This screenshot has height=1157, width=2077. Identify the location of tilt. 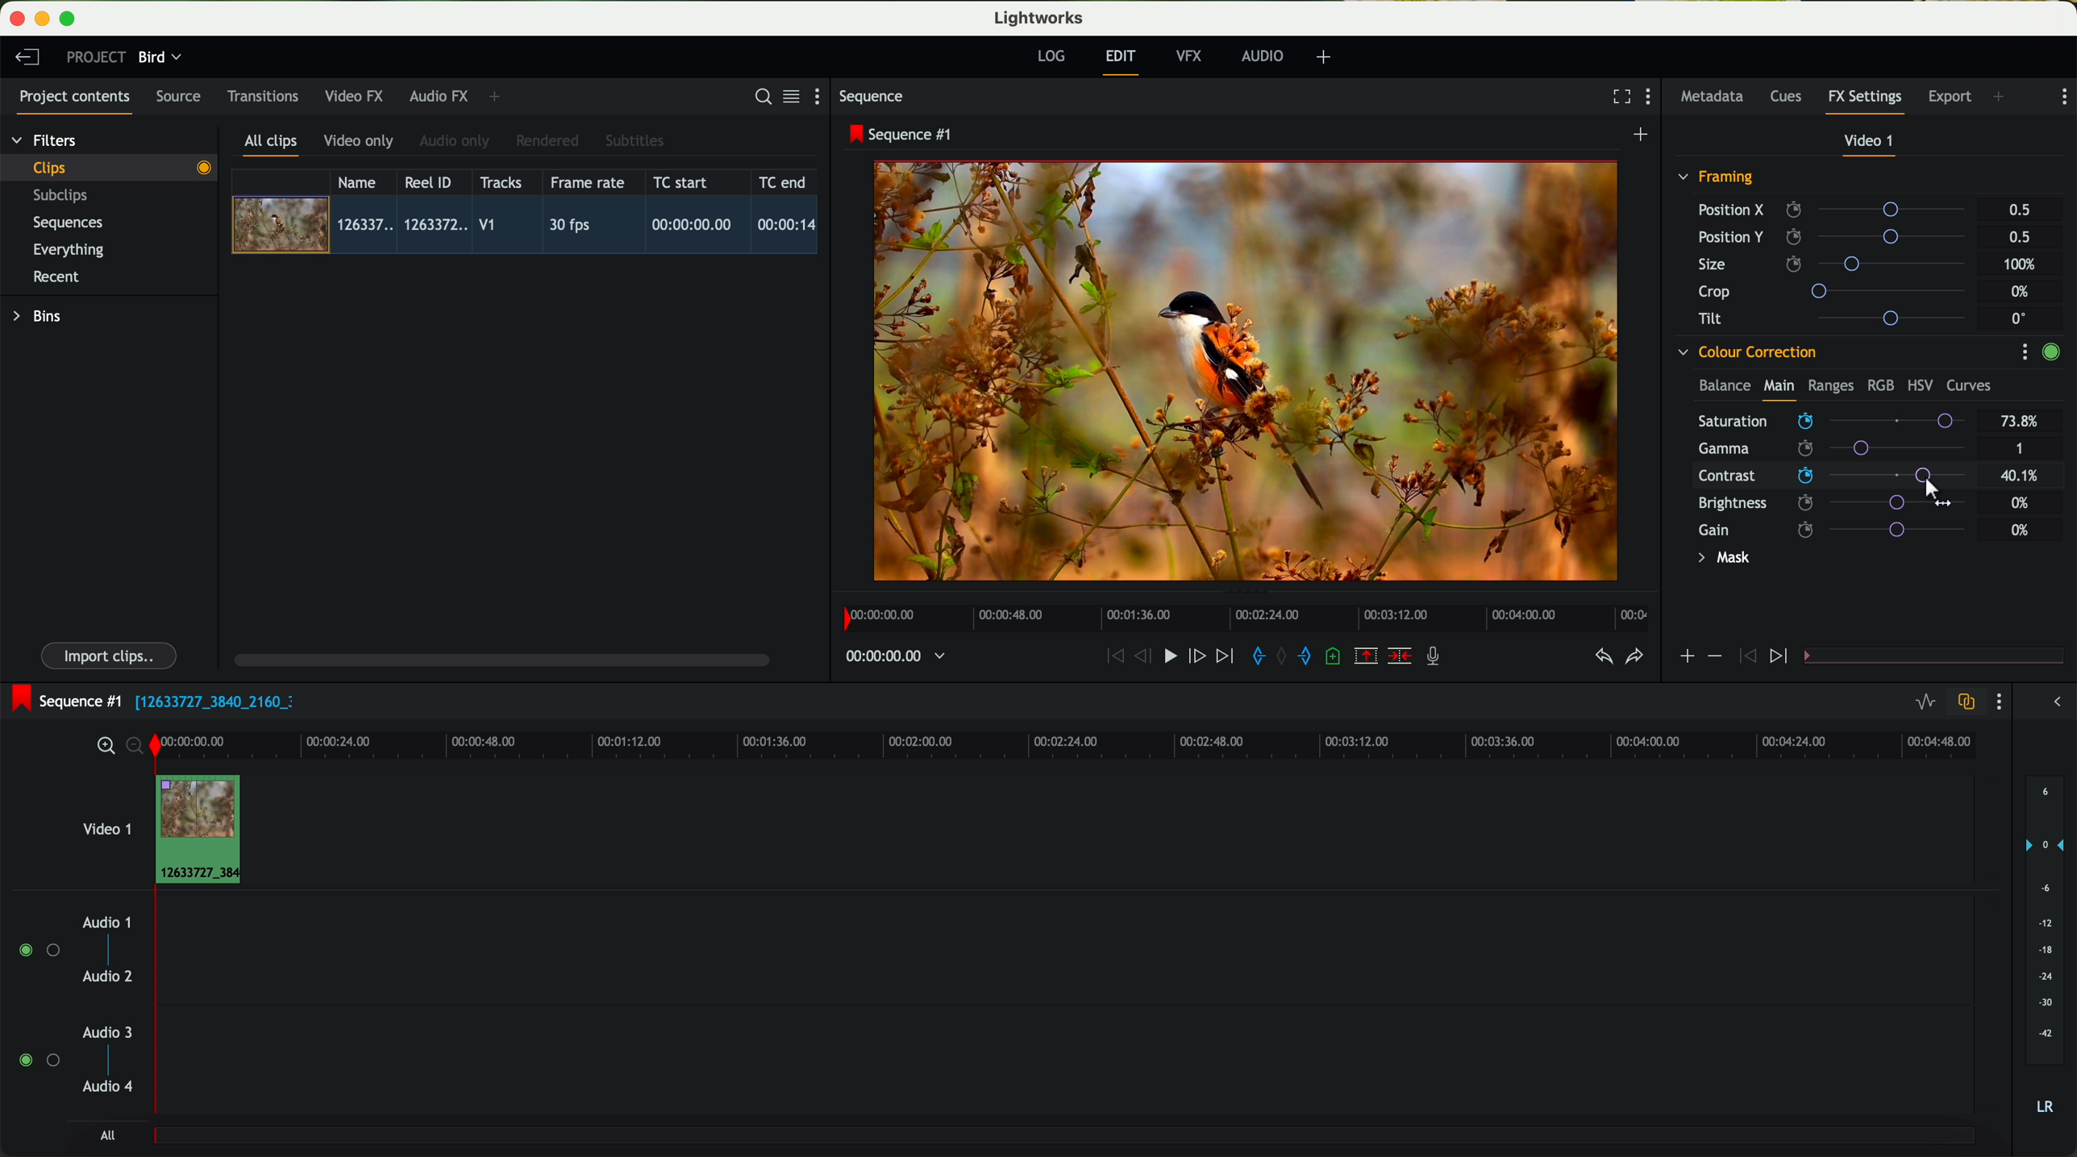
(1839, 318).